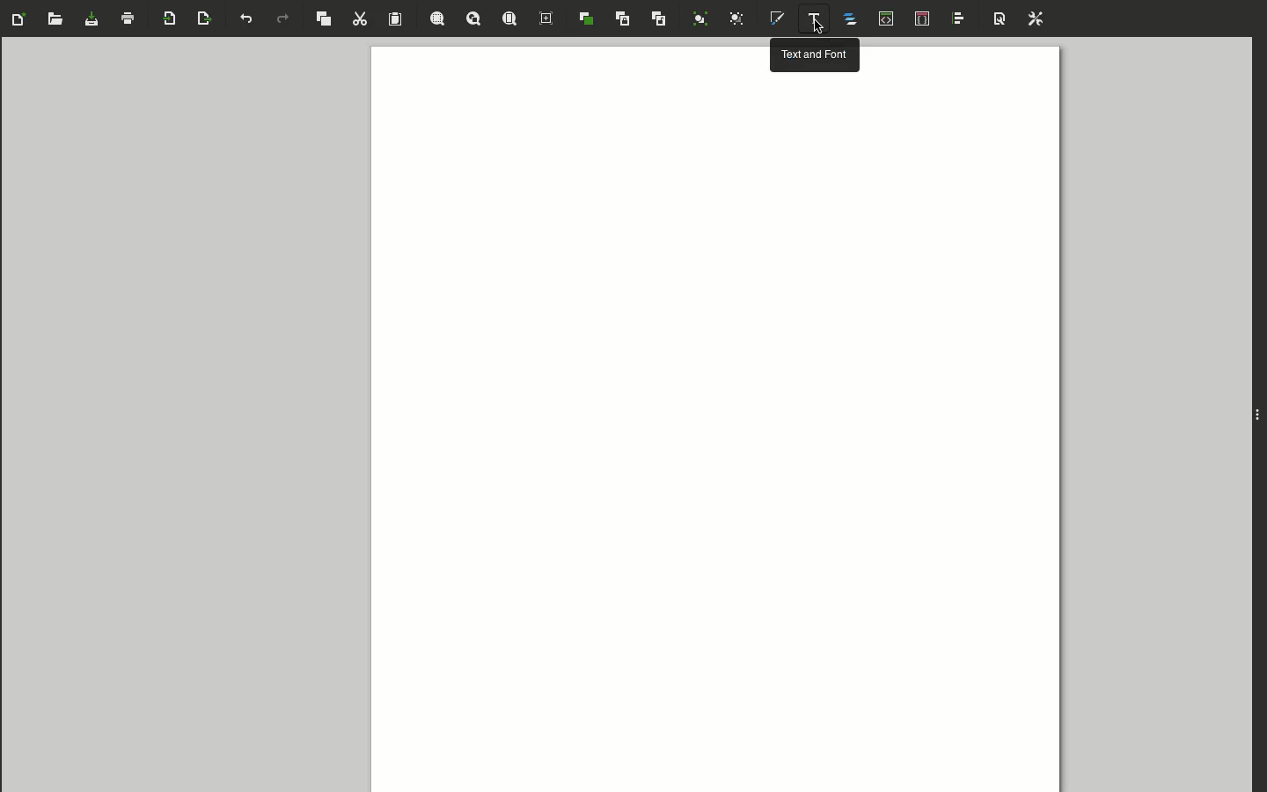  Describe the element at coordinates (130, 18) in the screenshot. I see `Print` at that location.